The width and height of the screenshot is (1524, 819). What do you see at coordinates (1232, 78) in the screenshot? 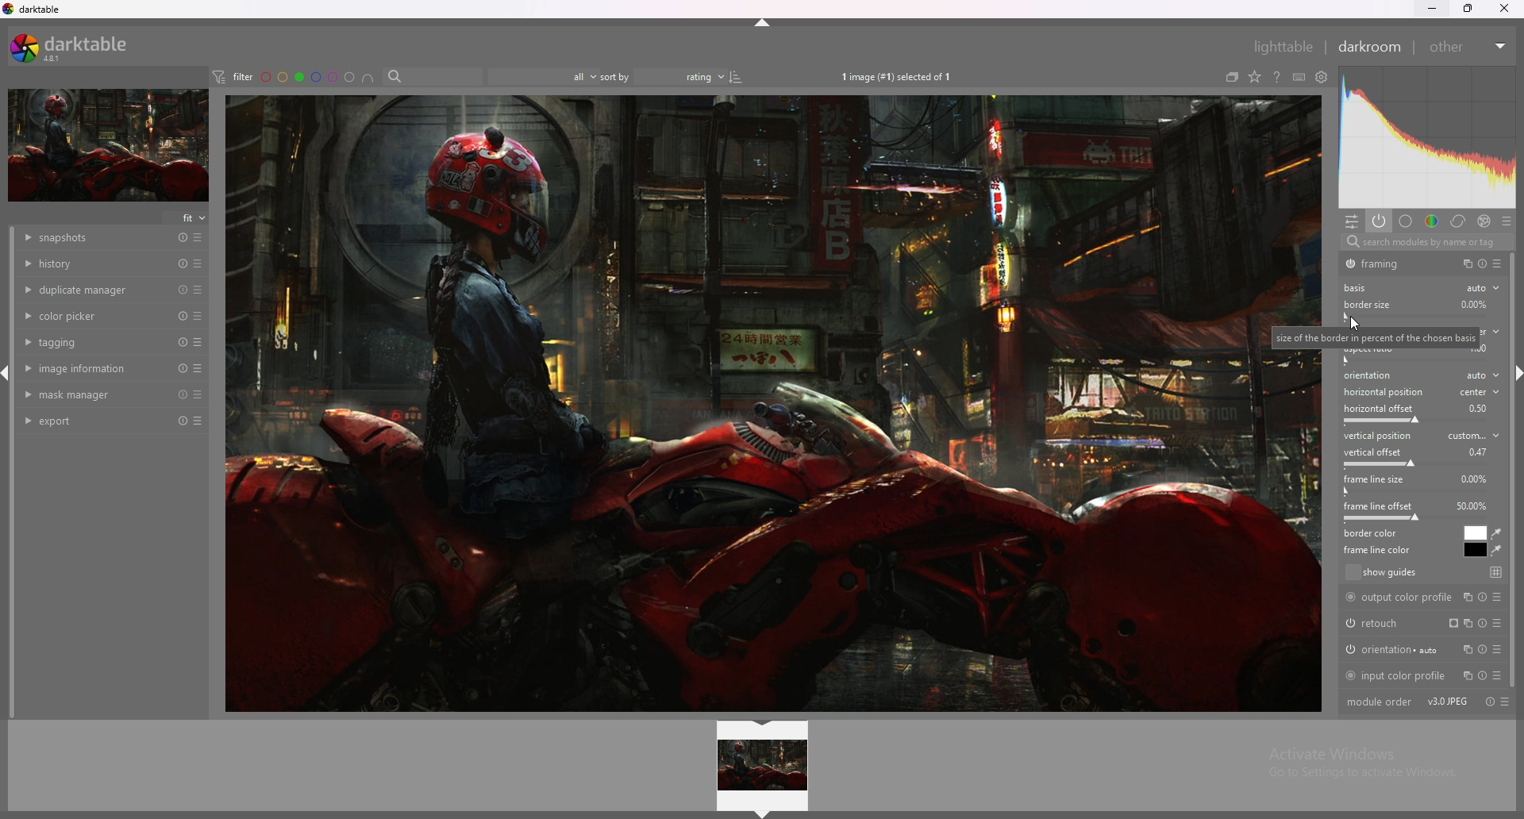
I see `collapse grouped images` at bounding box center [1232, 78].